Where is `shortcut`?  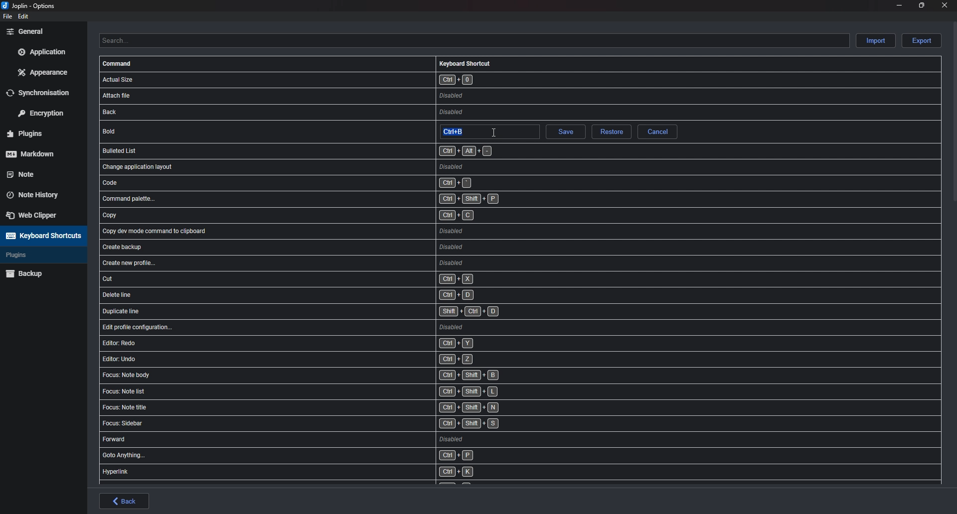
shortcut is located at coordinates (329, 440).